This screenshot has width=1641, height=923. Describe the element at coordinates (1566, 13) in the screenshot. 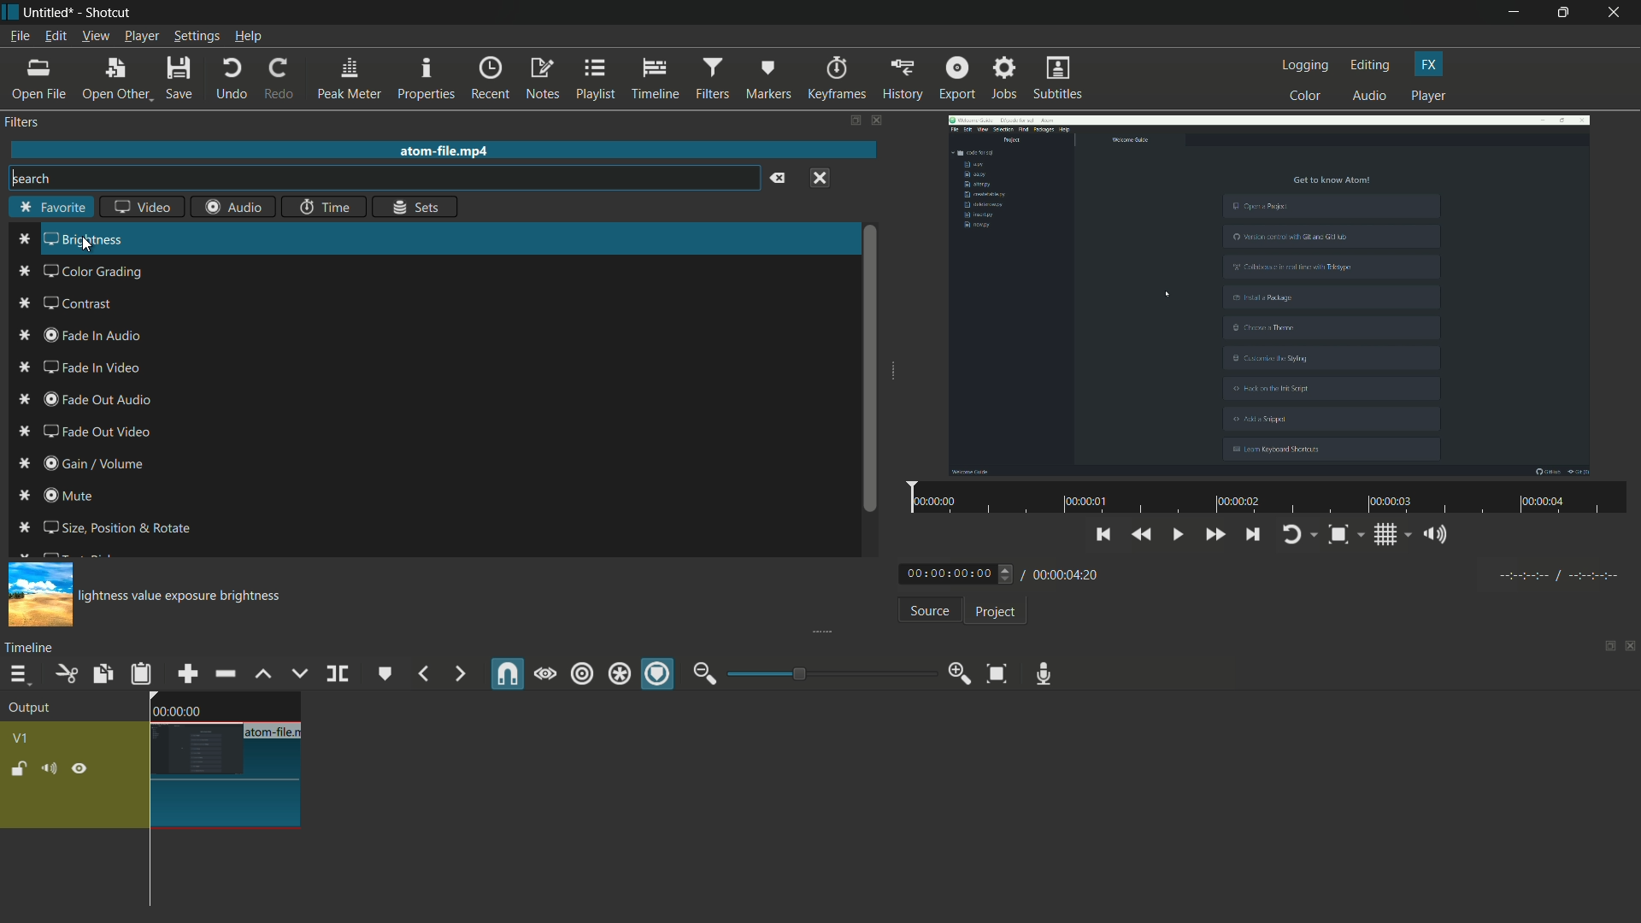

I see `maximize` at that location.